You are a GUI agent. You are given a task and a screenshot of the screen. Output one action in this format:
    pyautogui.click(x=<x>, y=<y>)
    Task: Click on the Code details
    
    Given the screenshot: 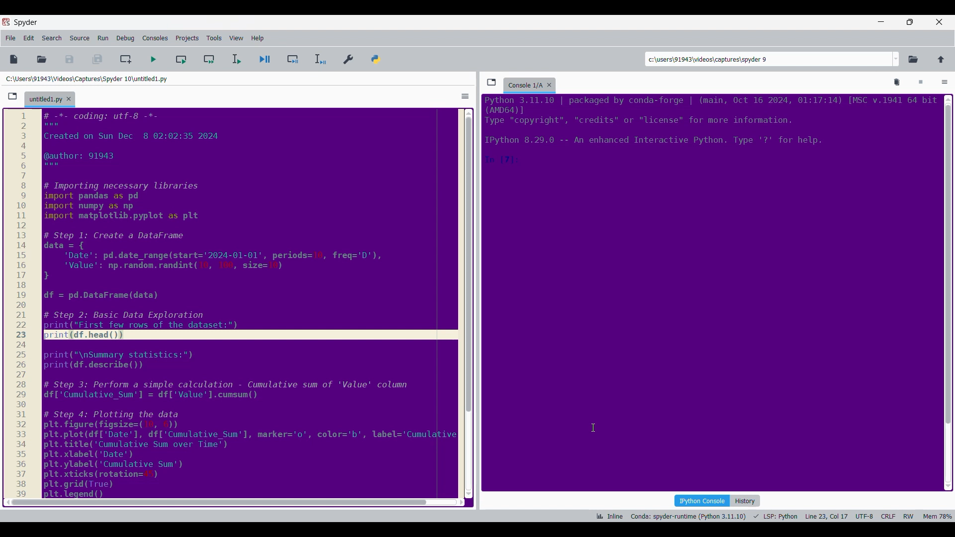 What is the action you would take?
    pyautogui.click(x=773, y=516)
    